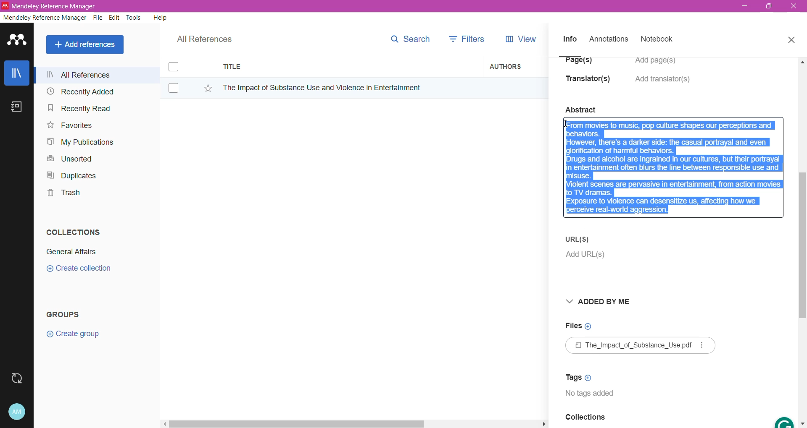  What do you see at coordinates (98, 18) in the screenshot?
I see `File` at bounding box center [98, 18].